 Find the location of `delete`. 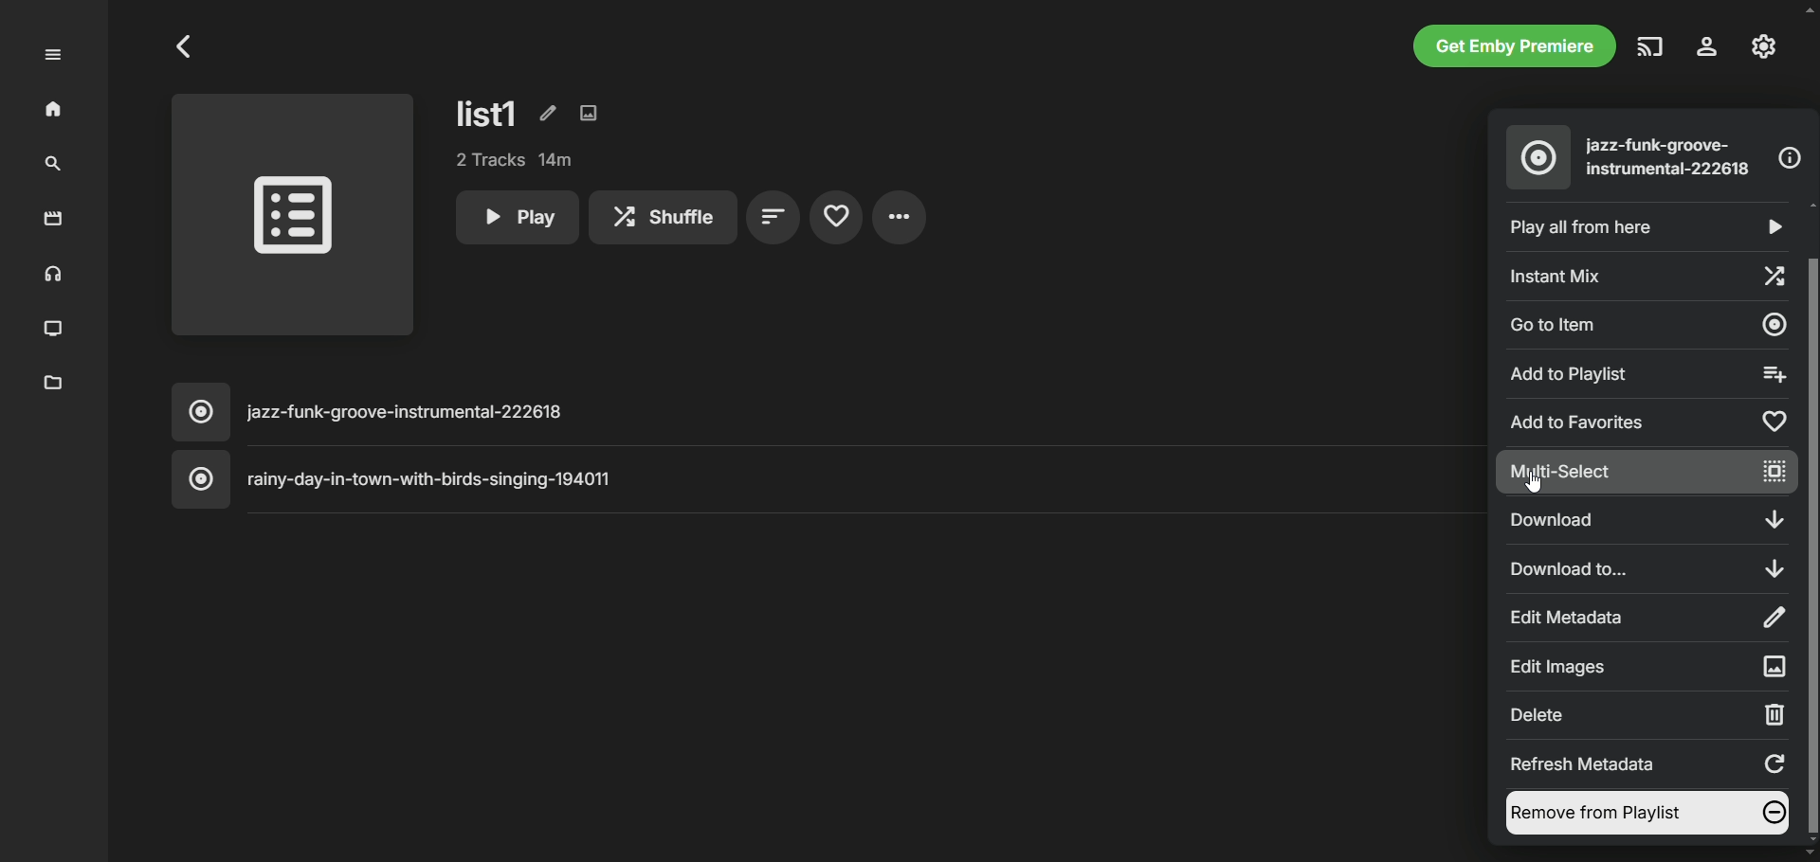

delete is located at coordinates (1647, 714).